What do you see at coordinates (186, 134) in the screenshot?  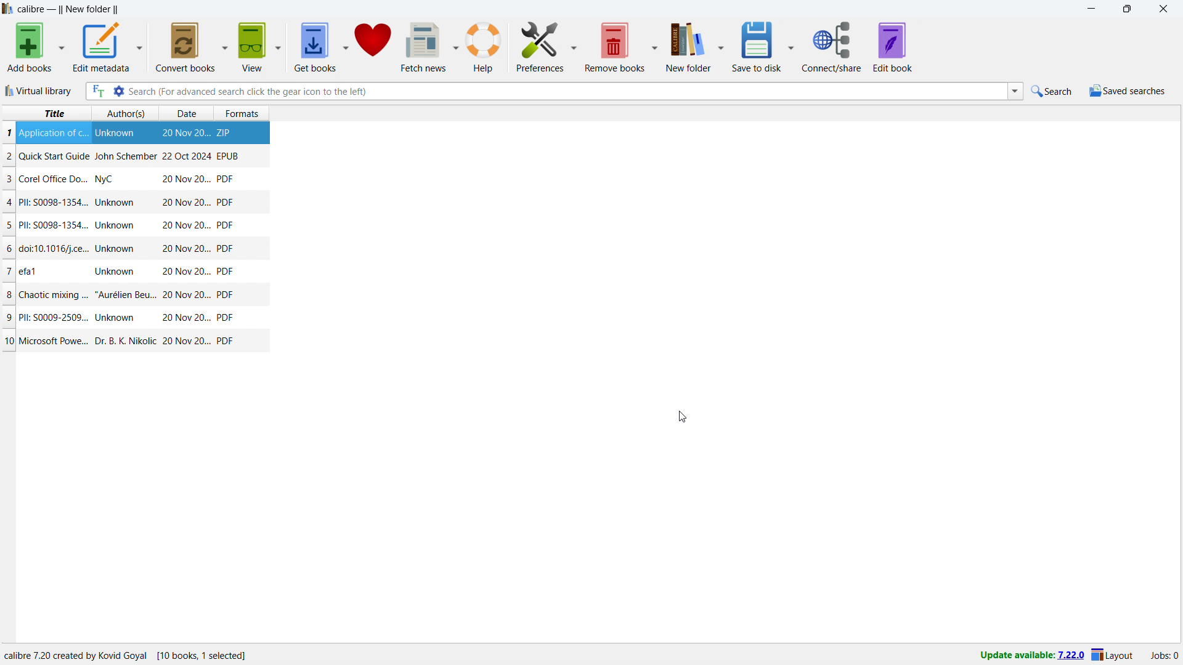 I see `Date` at bounding box center [186, 134].